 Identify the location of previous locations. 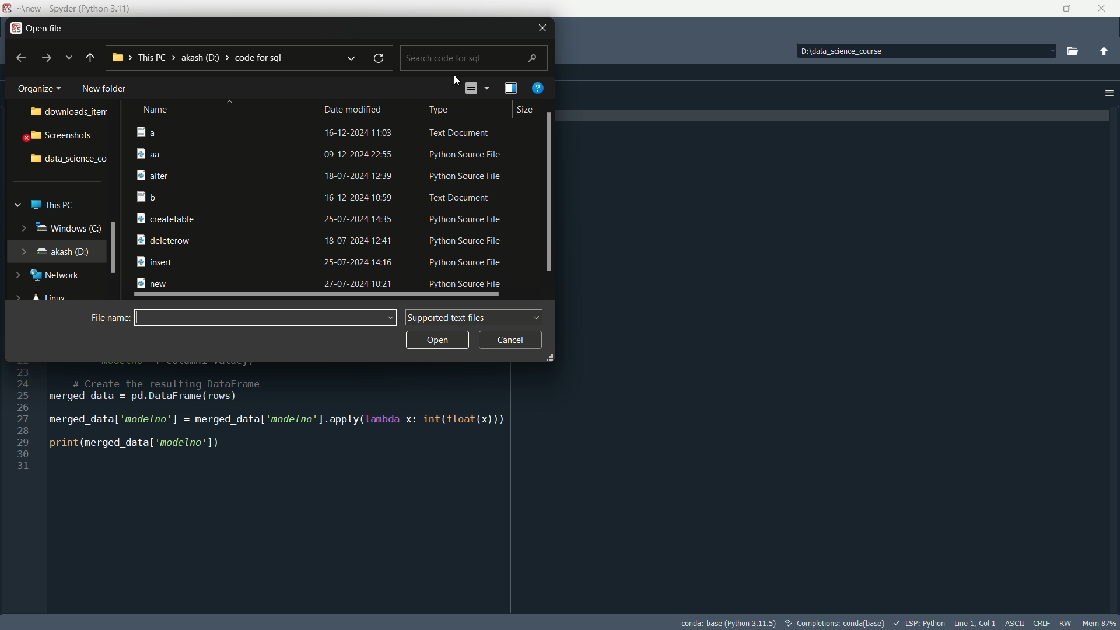
(68, 57).